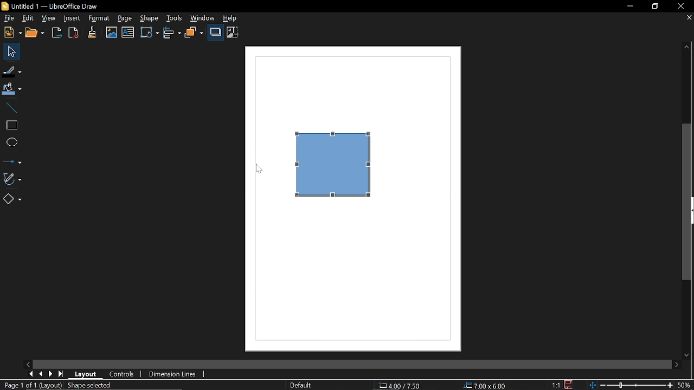  What do you see at coordinates (128, 33) in the screenshot?
I see `Insert text` at bounding box center [128, 33].